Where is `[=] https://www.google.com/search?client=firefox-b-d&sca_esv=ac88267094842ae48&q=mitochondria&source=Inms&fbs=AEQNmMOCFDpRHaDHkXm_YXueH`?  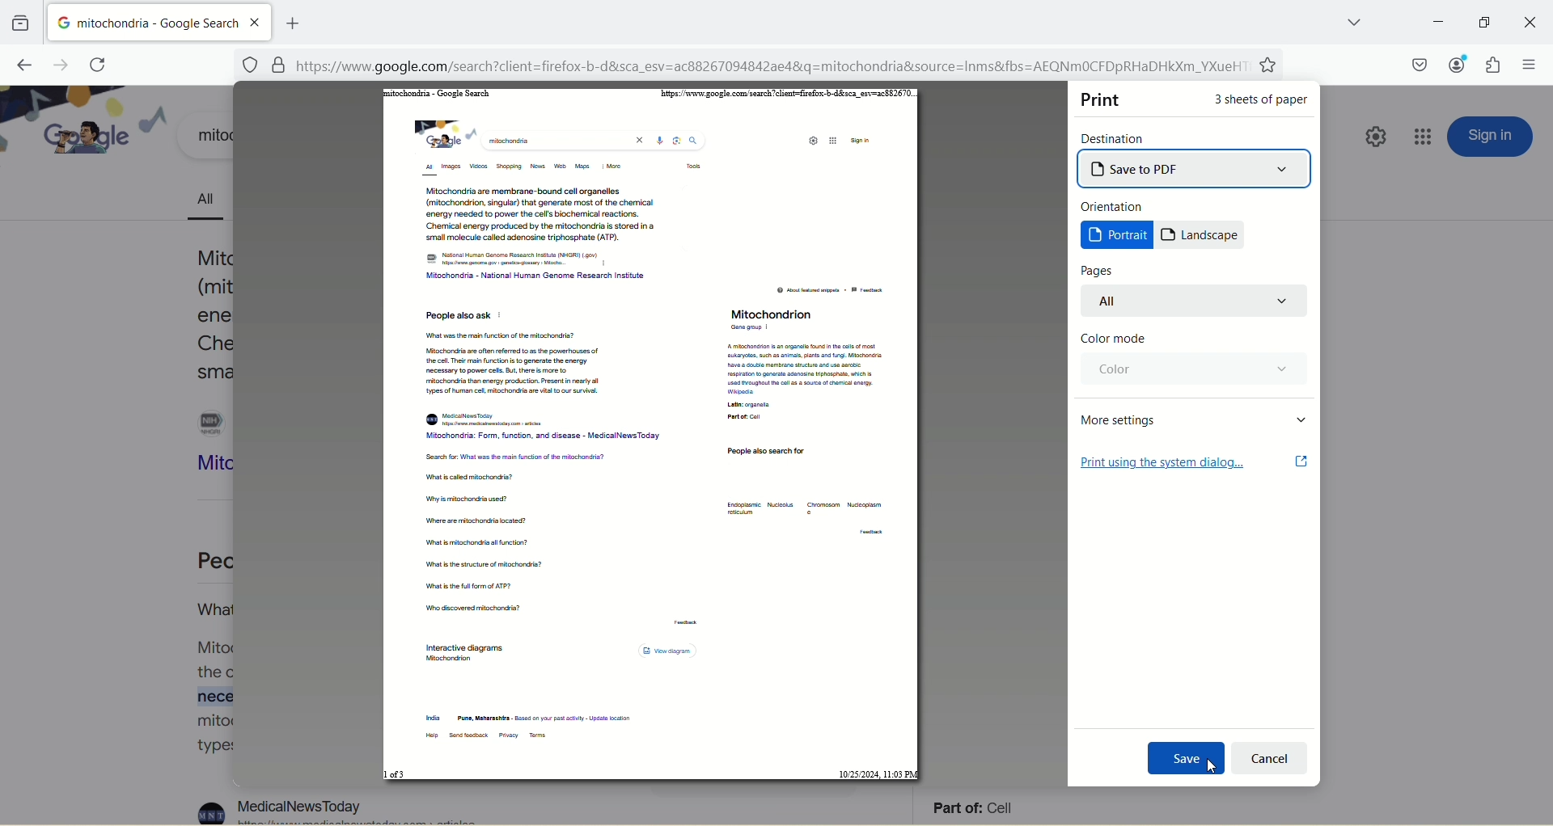
[=] https://www.google.com/search?client=firefox-b-d&sca_esv=ac88267094842ae48&q=mitochondria&source=Inms&fbs=AEQNmMOCFDpRHaDHkXm_YXueH is located at coordinates (745, 66).